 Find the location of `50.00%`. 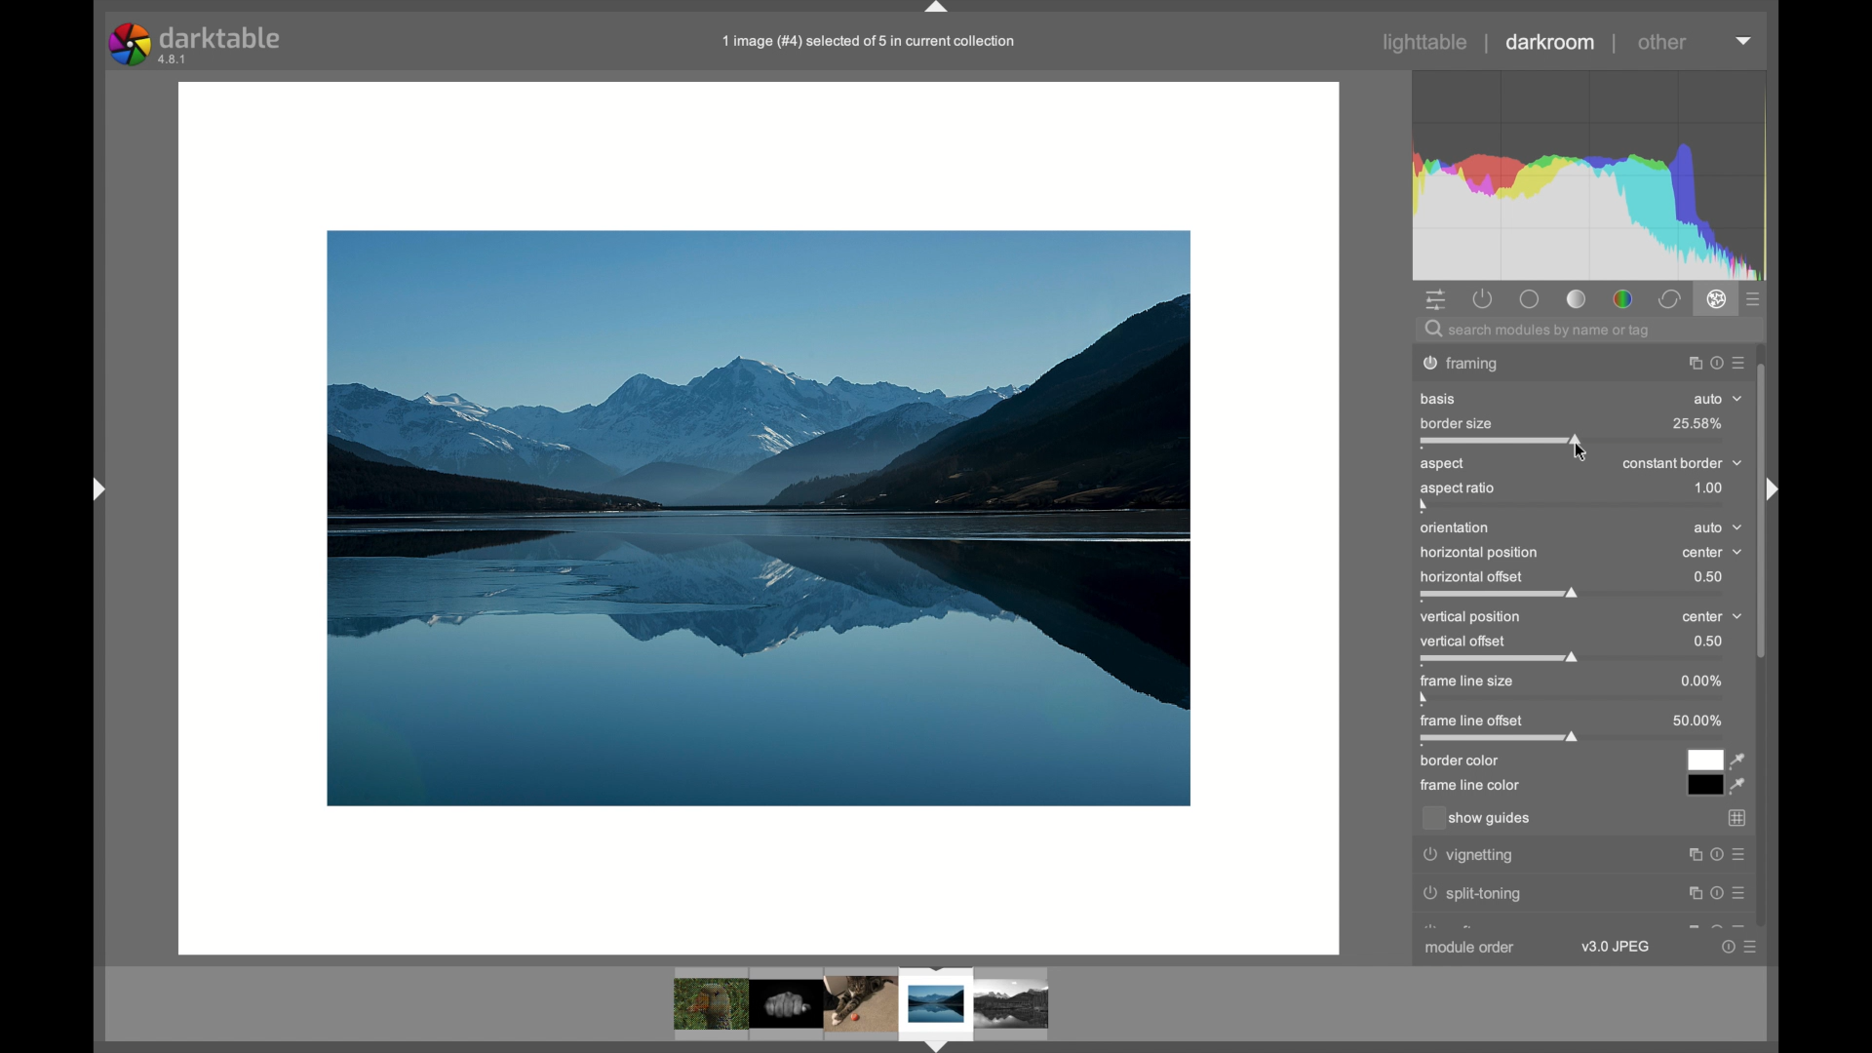

50.00% is located at coordinates (1698, 721).